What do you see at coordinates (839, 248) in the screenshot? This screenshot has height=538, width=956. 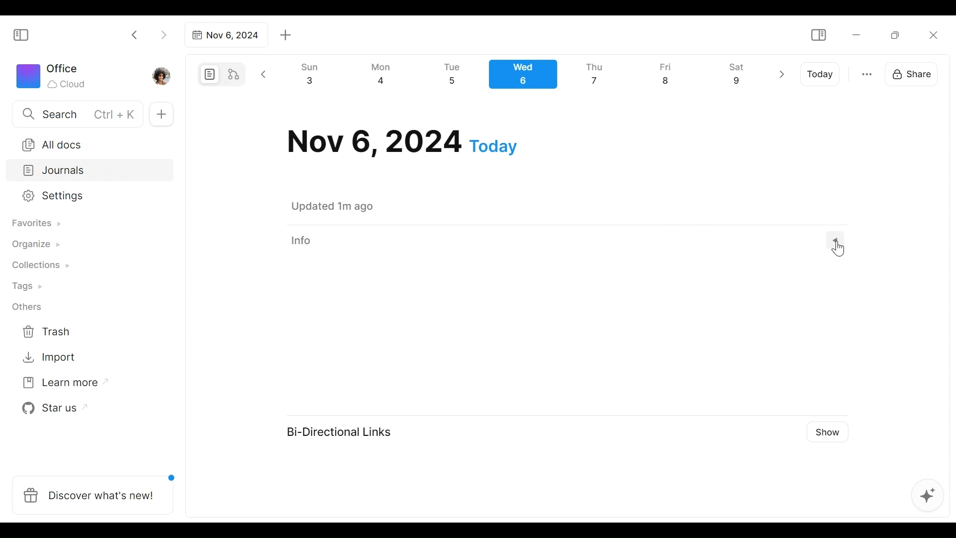 I see `cursor` at bounding box center [839, 248].